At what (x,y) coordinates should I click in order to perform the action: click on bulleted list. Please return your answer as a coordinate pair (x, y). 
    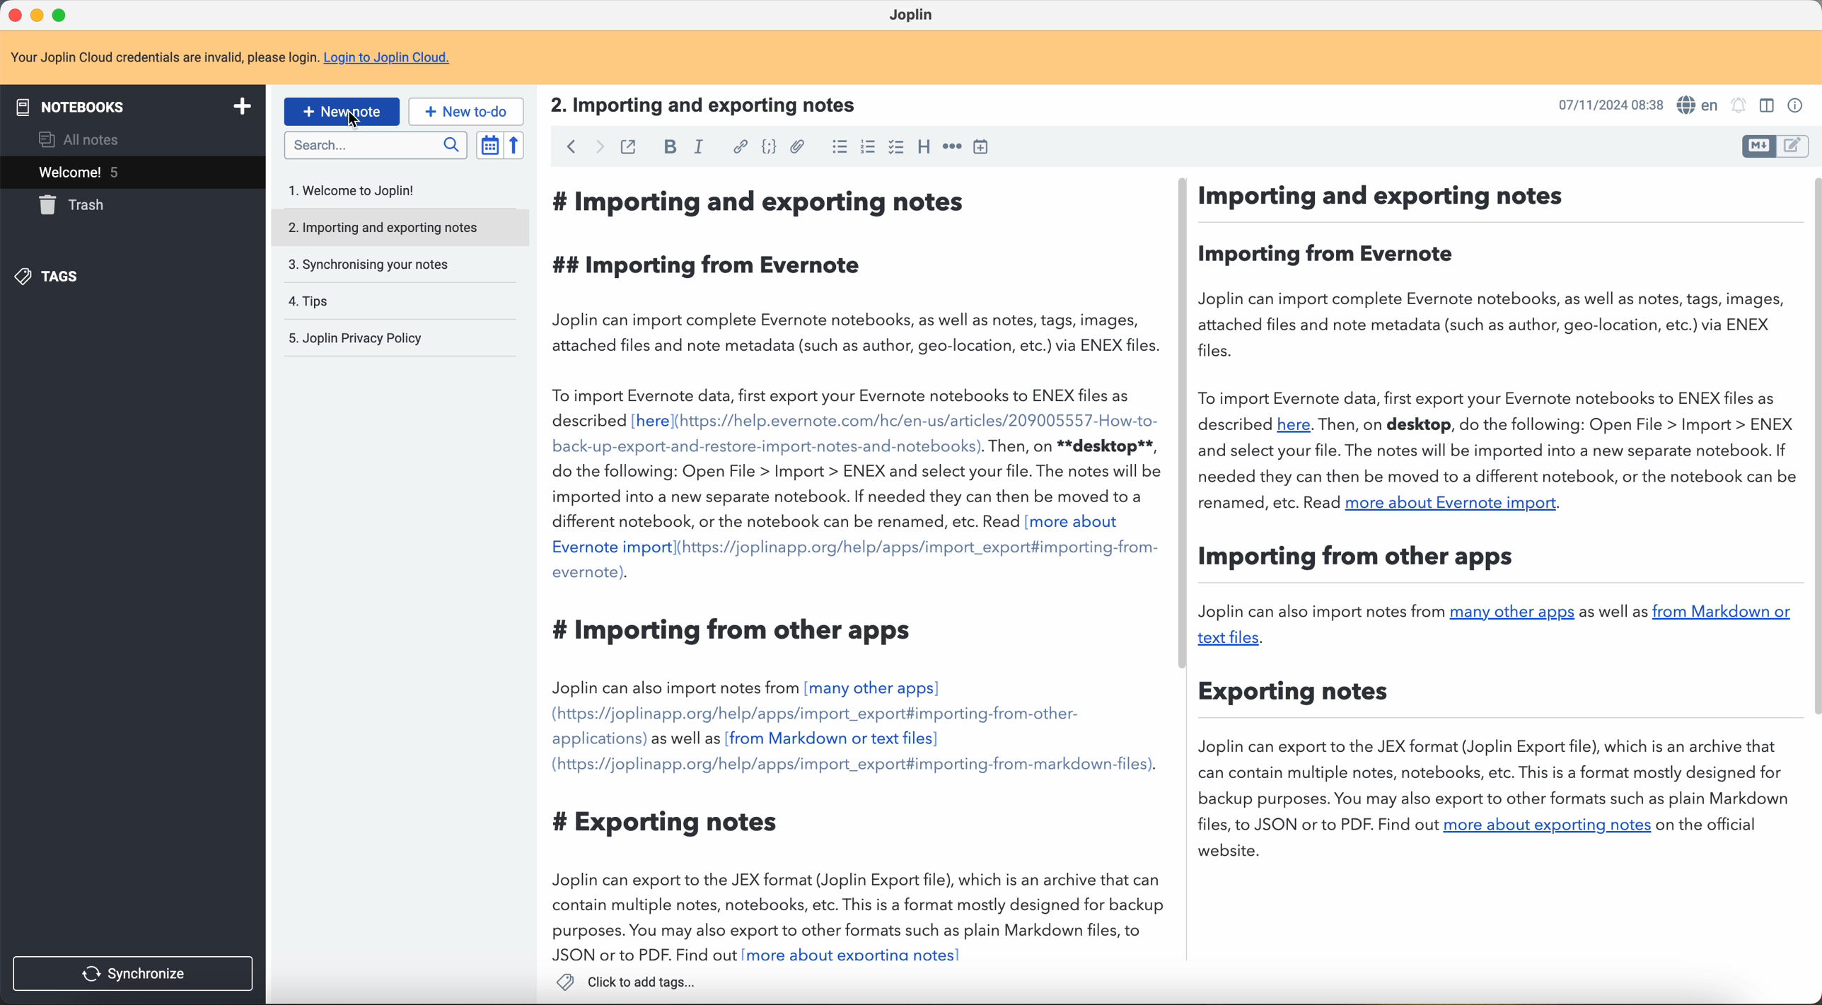
    Looking at the image, I should click on (839, 147).